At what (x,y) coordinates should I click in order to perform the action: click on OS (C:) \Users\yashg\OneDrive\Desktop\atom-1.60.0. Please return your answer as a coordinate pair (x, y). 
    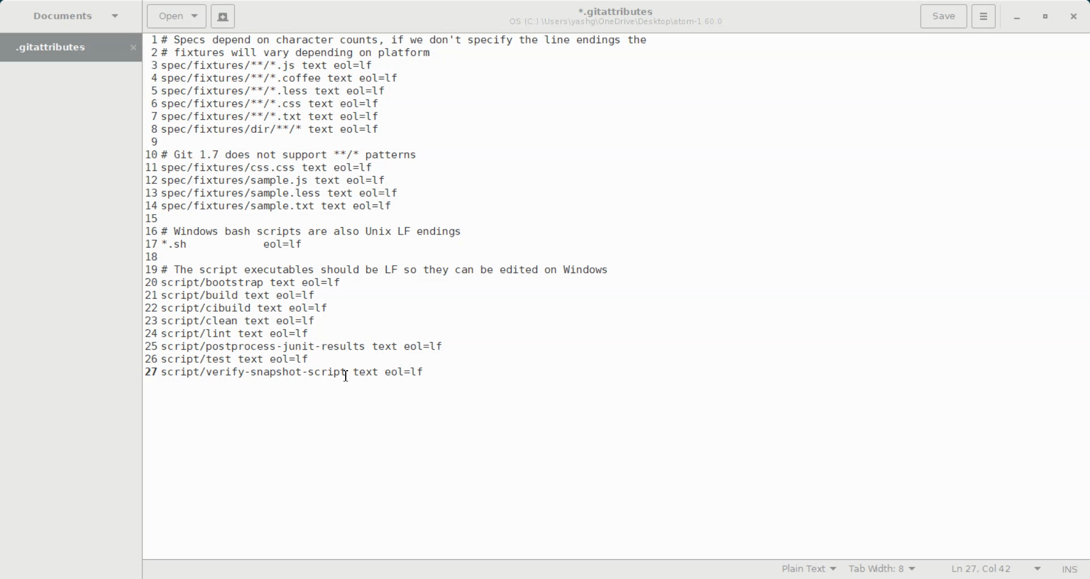
    Looking at the image, I should click on (618, 22).